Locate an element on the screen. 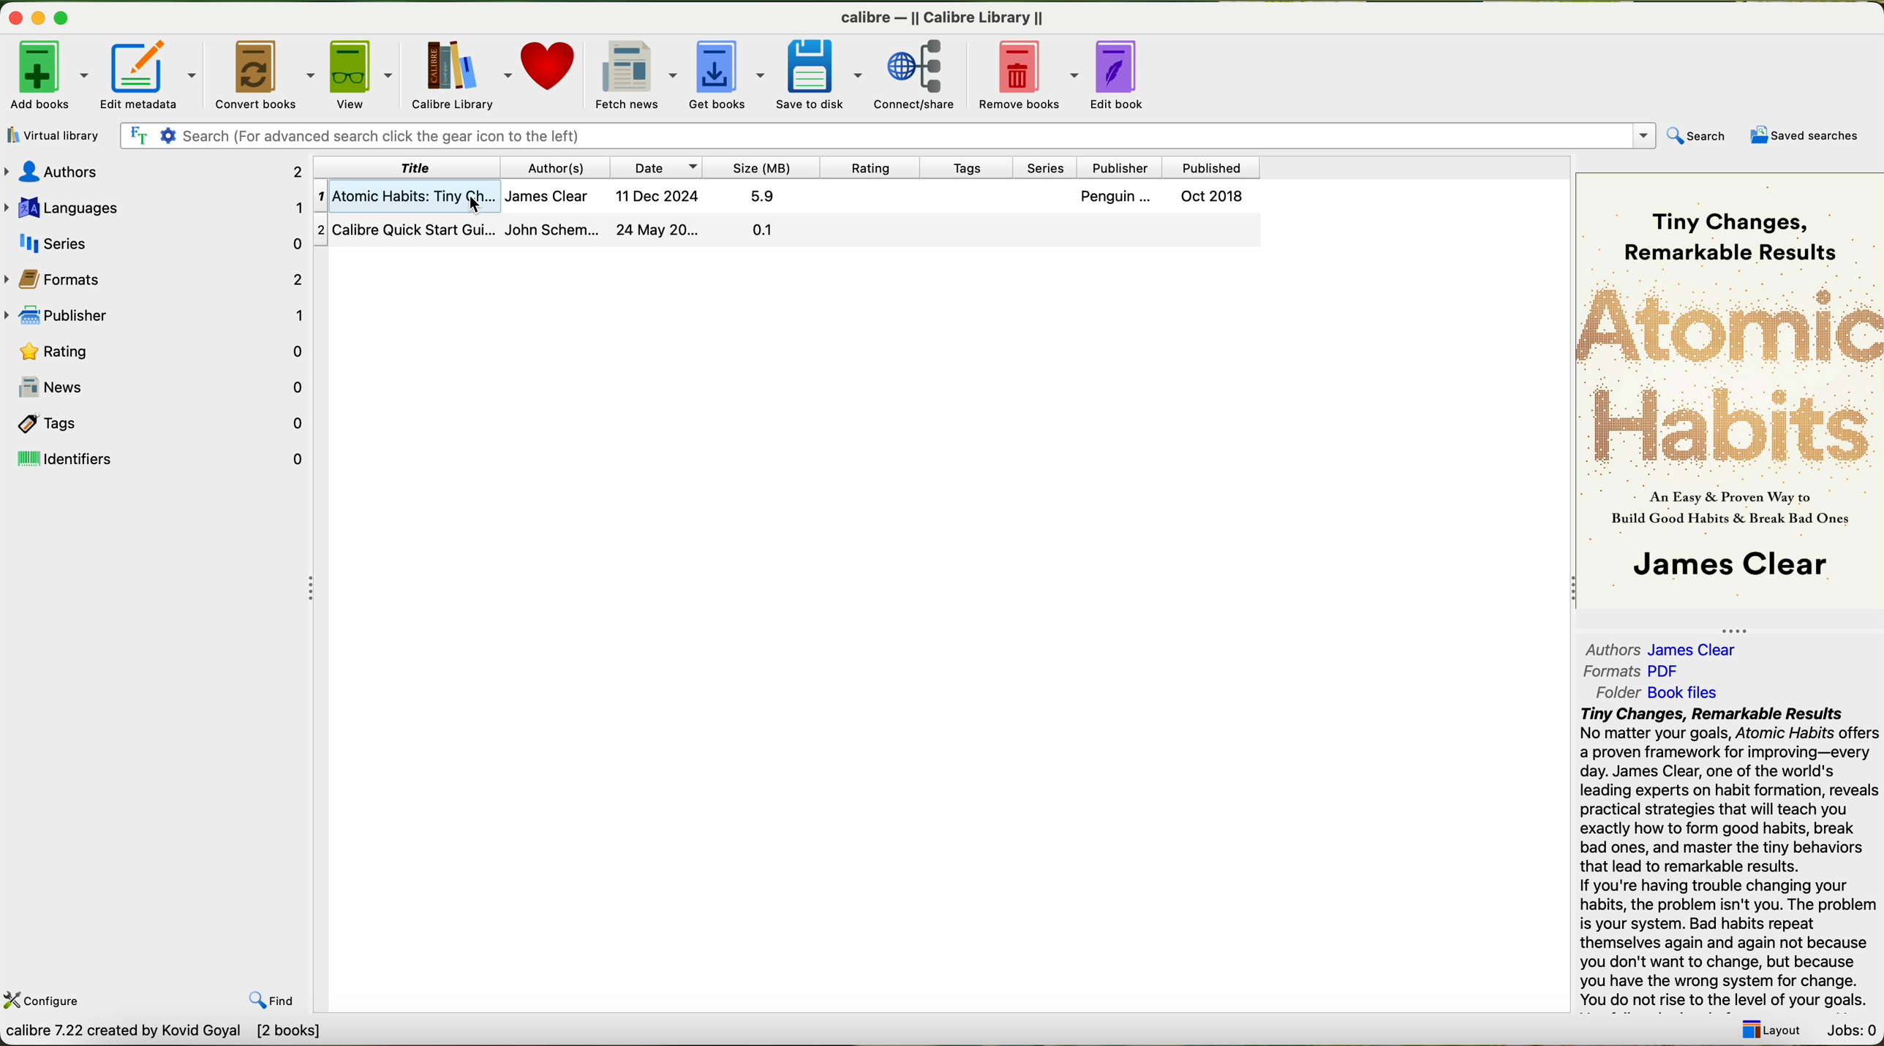  date is located at coordinates (657, 167).